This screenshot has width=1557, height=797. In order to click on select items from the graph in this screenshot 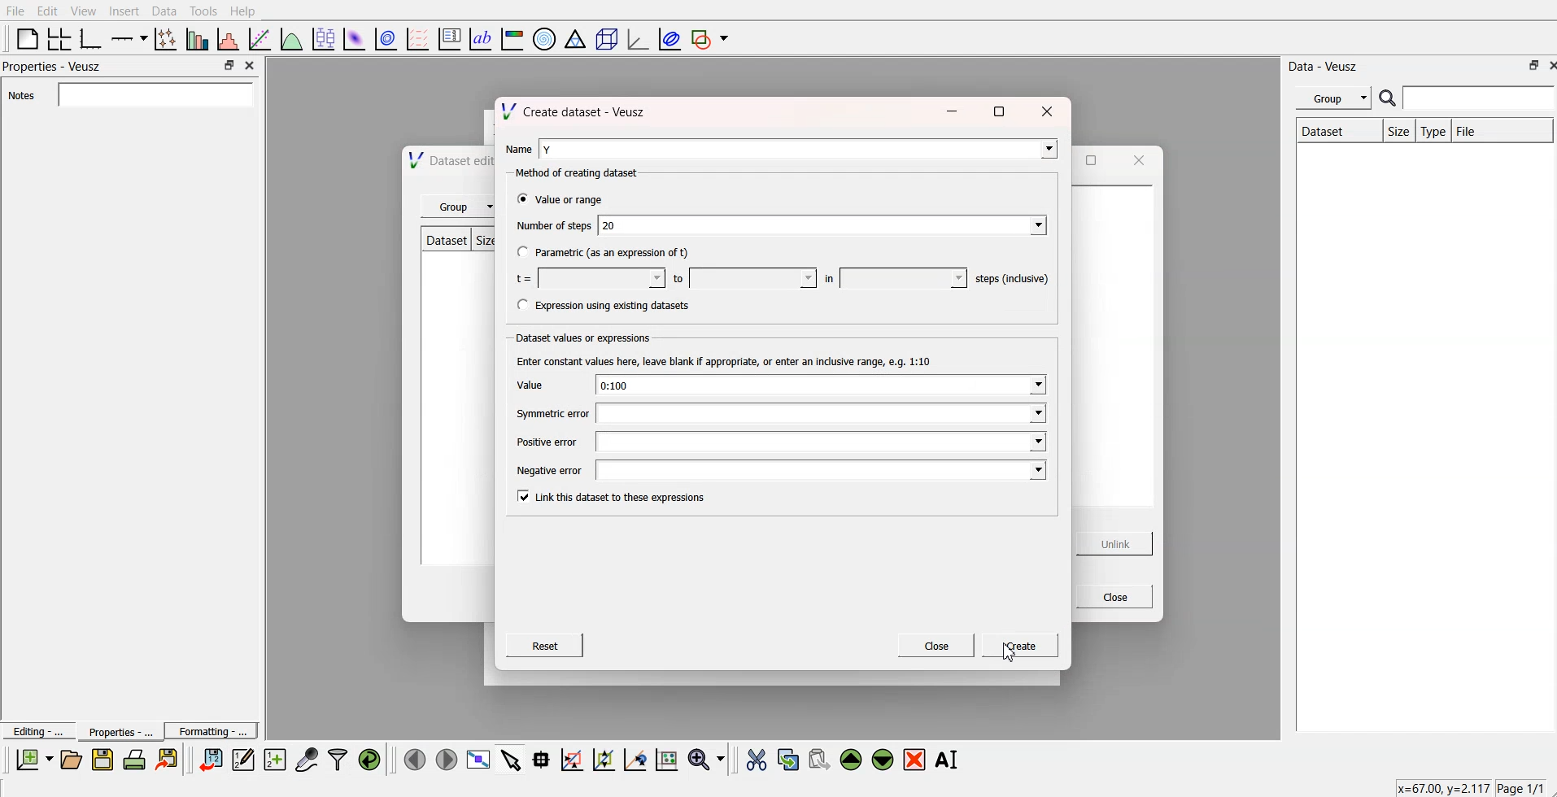, I will do `click(513, 758)`.